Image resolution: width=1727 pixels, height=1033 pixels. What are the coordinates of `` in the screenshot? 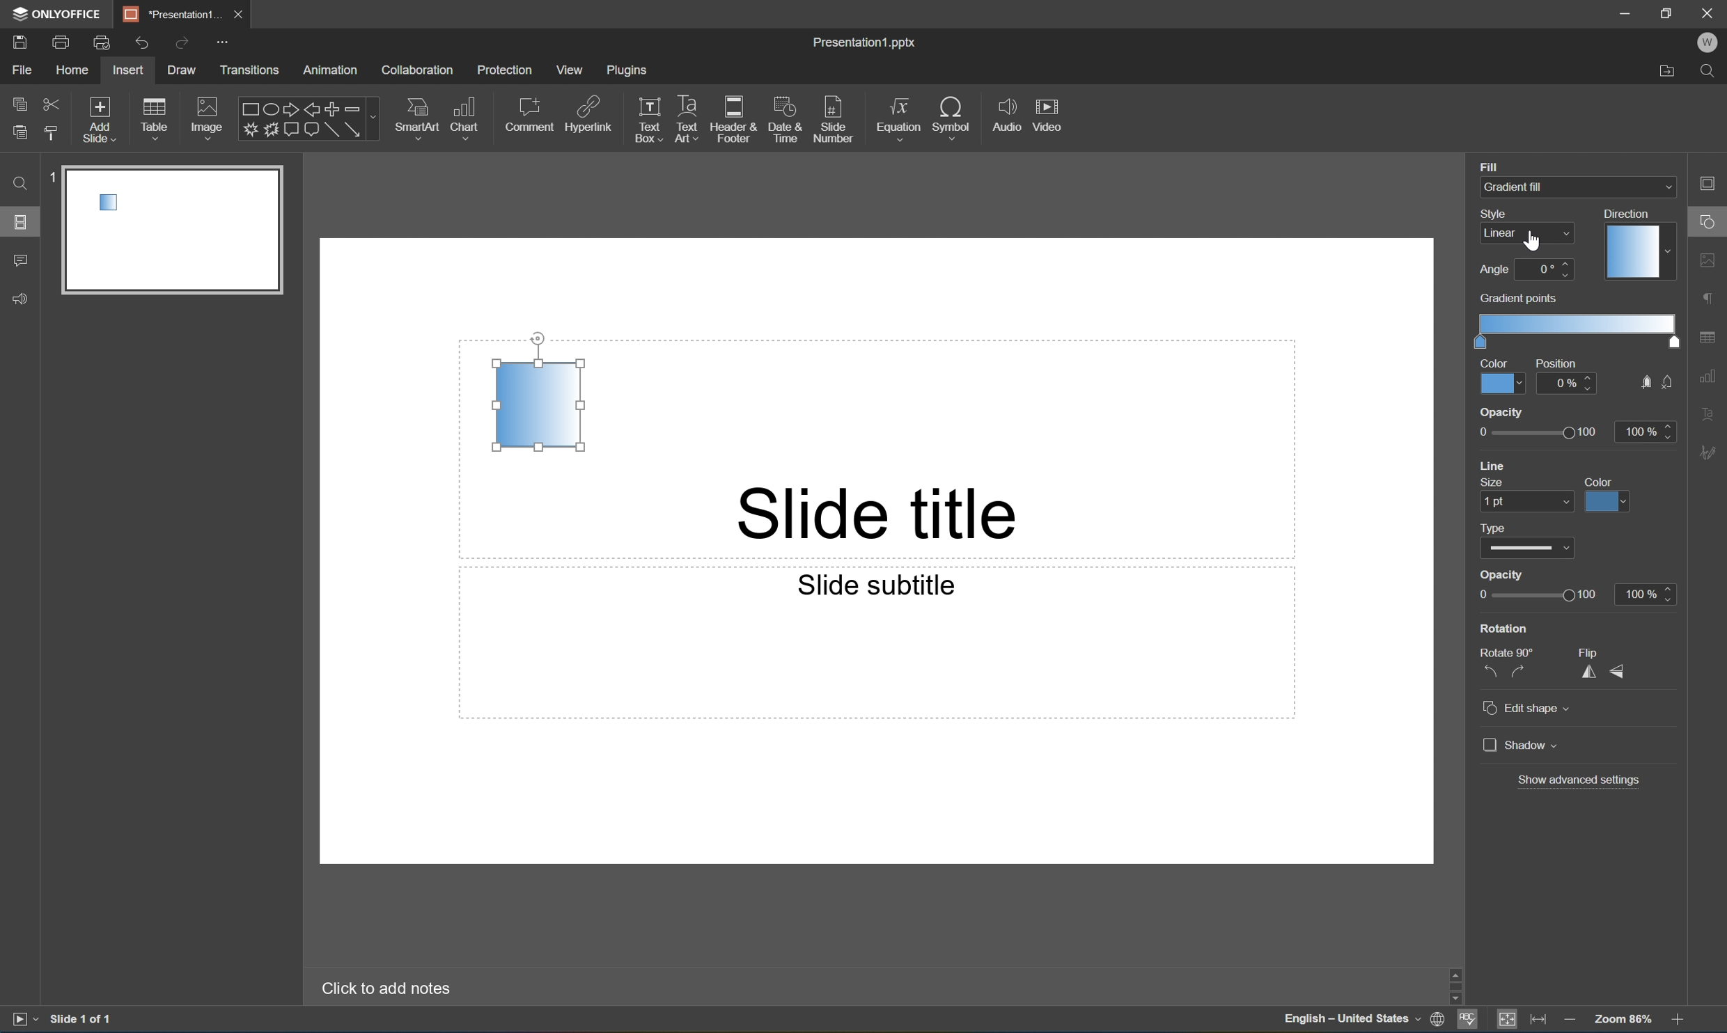 It's located at (249, 130).